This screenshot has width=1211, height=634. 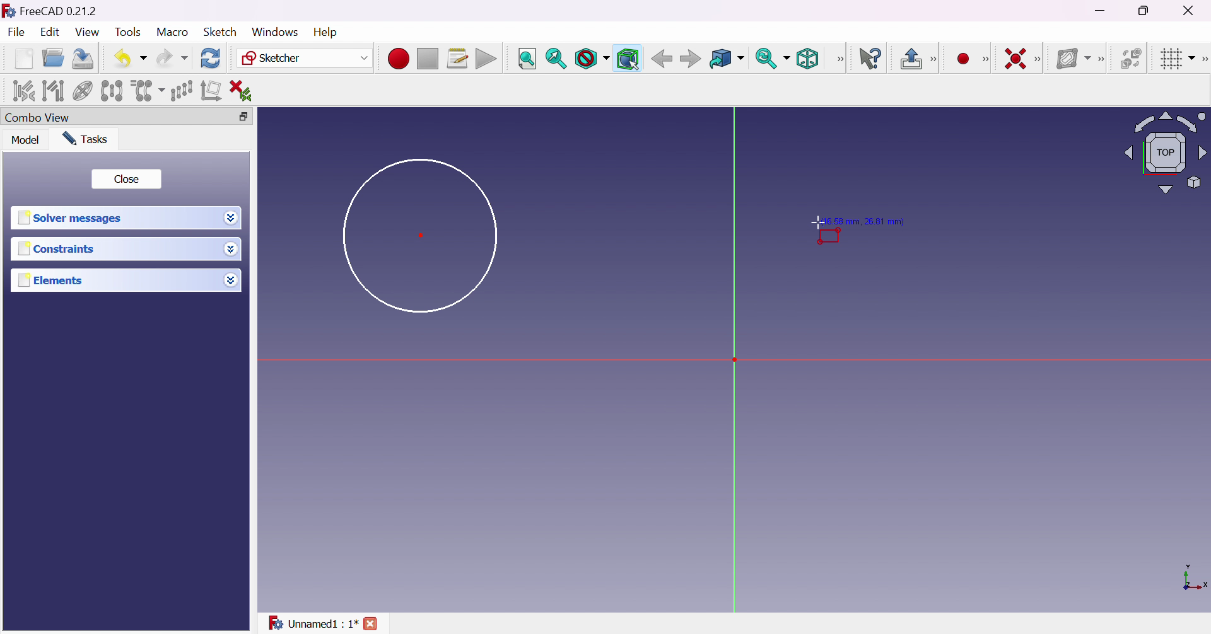 I want to click on close, so click(x=373, y=623).